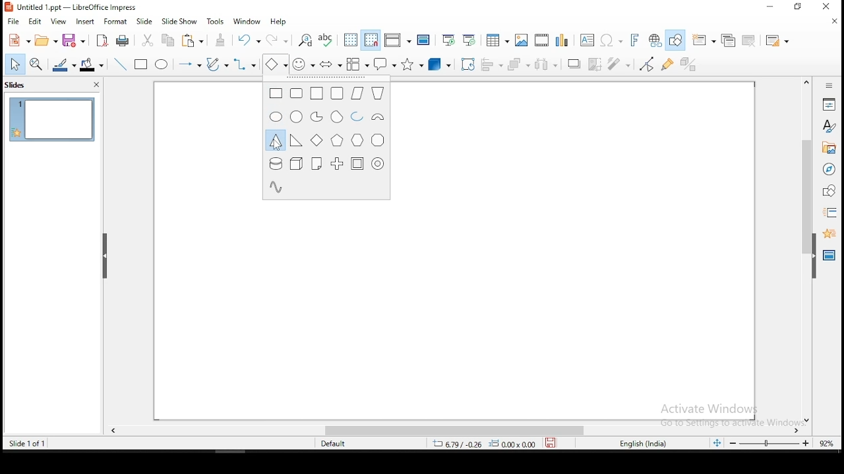 The width and height of the screenshot is (844, 474). What do you see at coordinates (123, 41) in the screenshot?
I see `print` at bounding box center [123, 41].